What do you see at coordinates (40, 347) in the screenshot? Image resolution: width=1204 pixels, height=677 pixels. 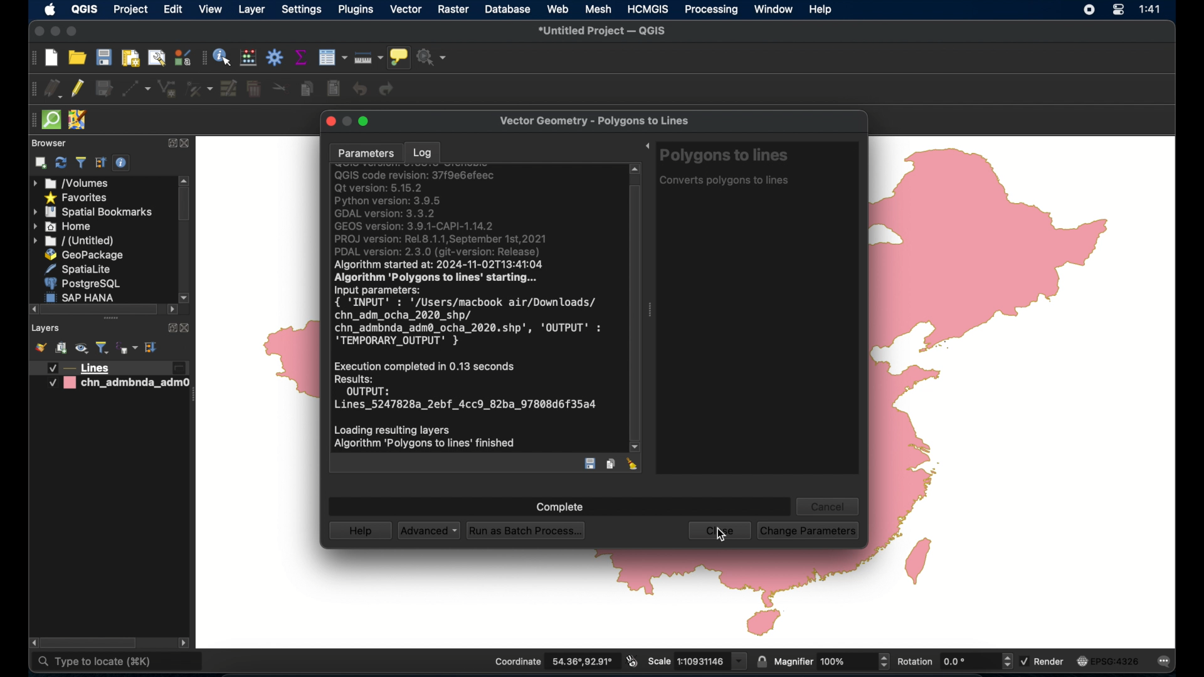 I see `open layer styling panel` at bounding box center [40, 347].